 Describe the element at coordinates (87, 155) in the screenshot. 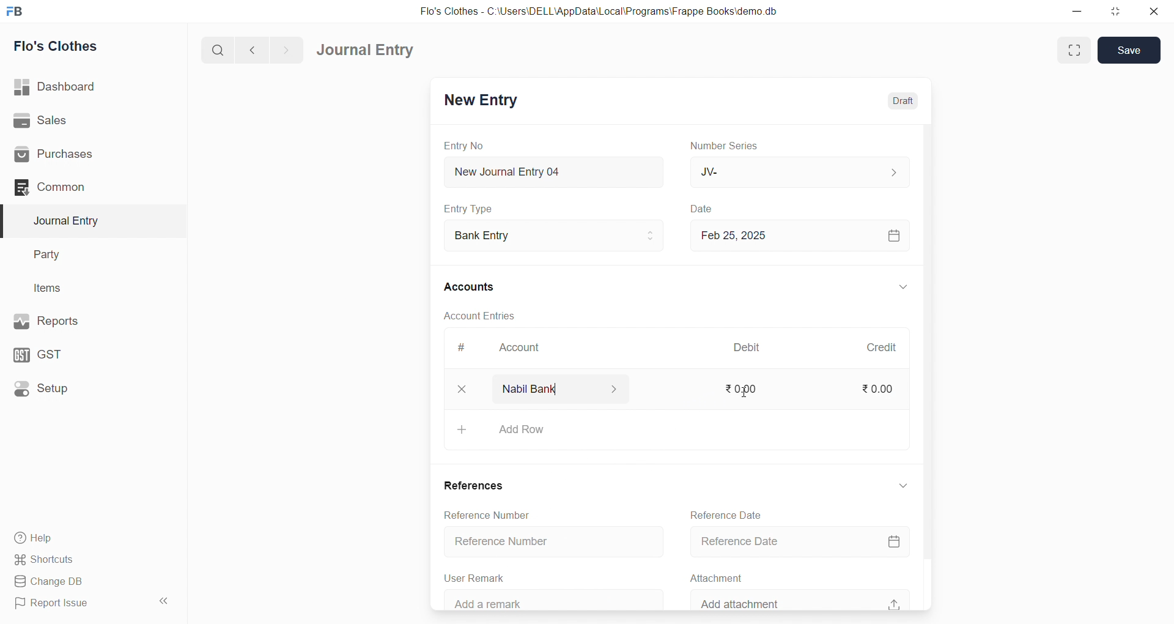

I see `Purchases` at that location.